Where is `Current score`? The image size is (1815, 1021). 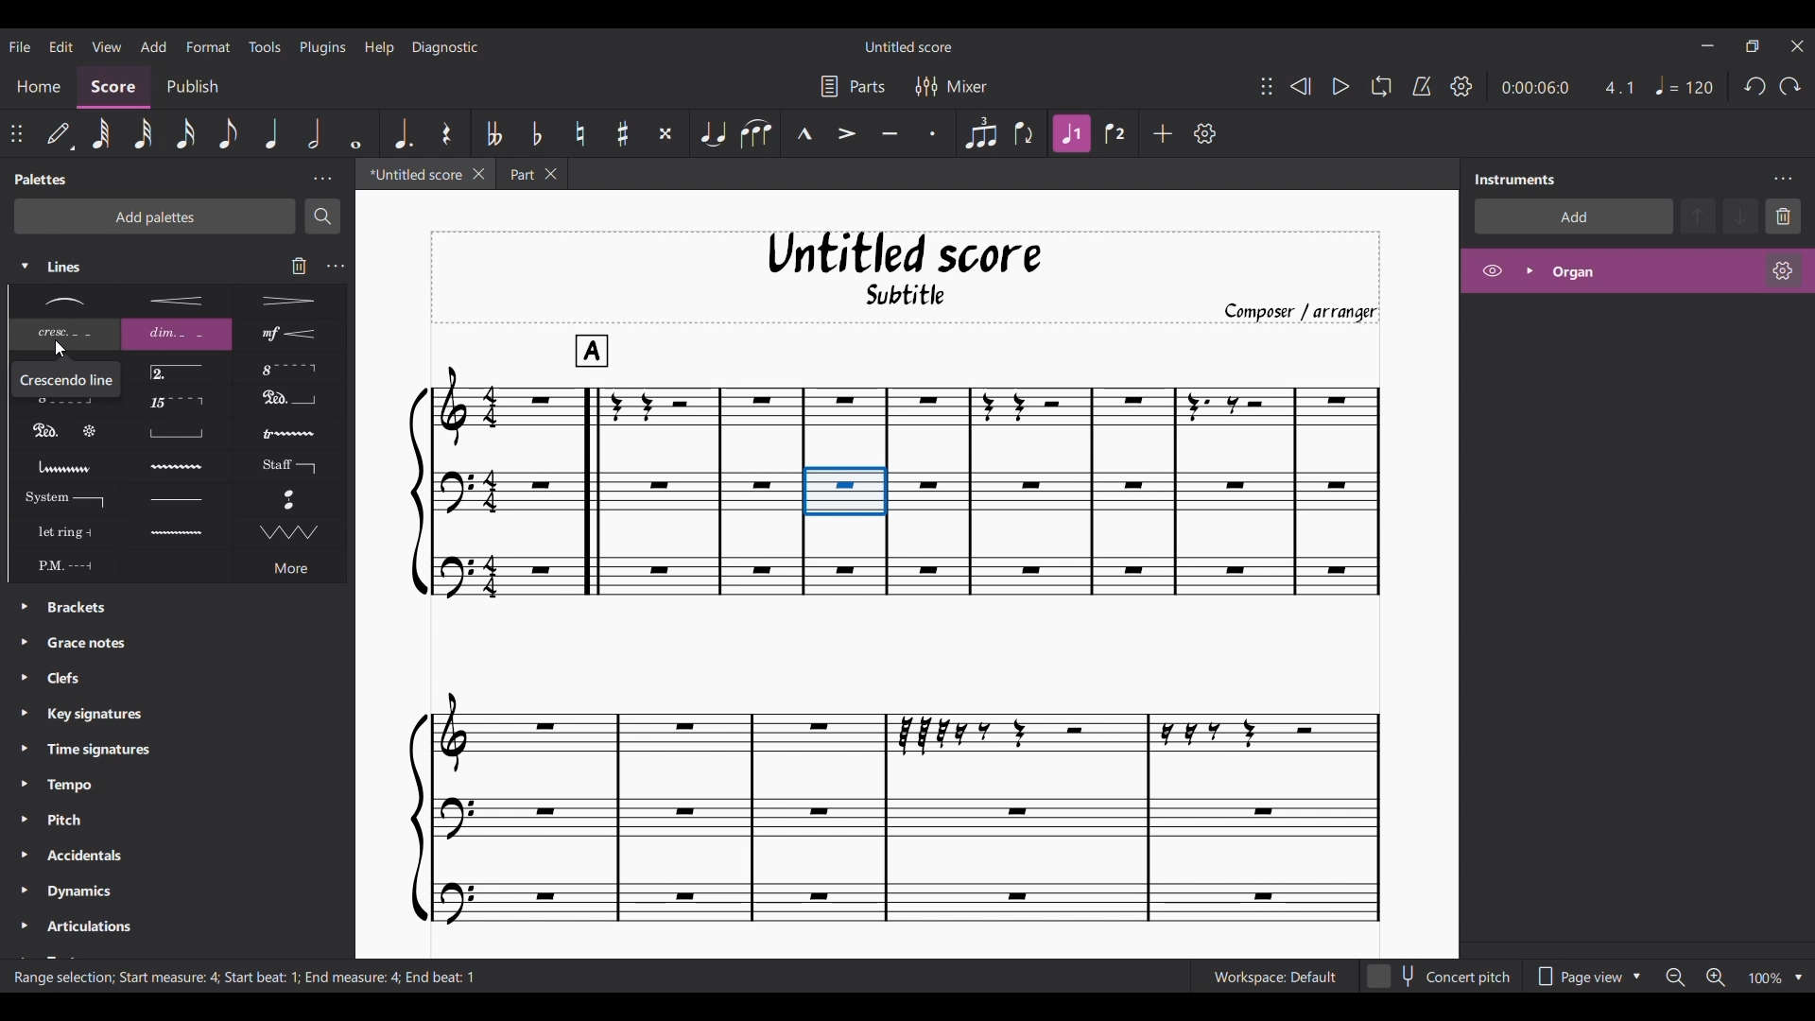 Current score is located at coordinates (894, 630).